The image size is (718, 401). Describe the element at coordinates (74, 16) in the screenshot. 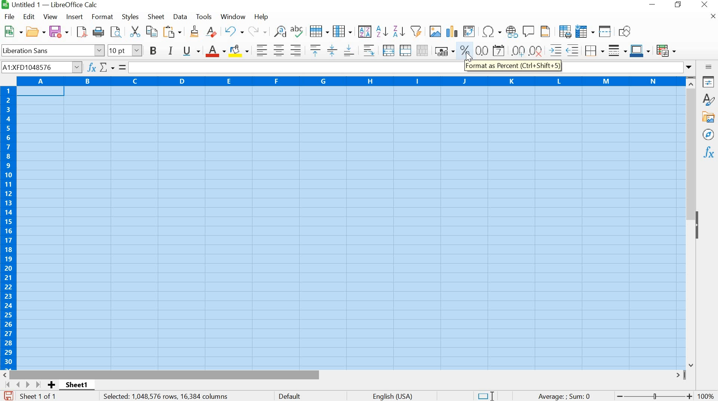

I see `INSERT` at that location.